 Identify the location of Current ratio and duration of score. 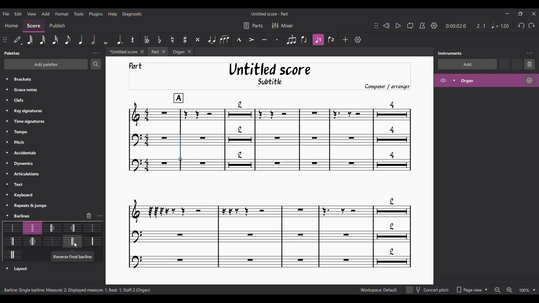
(466, 26).